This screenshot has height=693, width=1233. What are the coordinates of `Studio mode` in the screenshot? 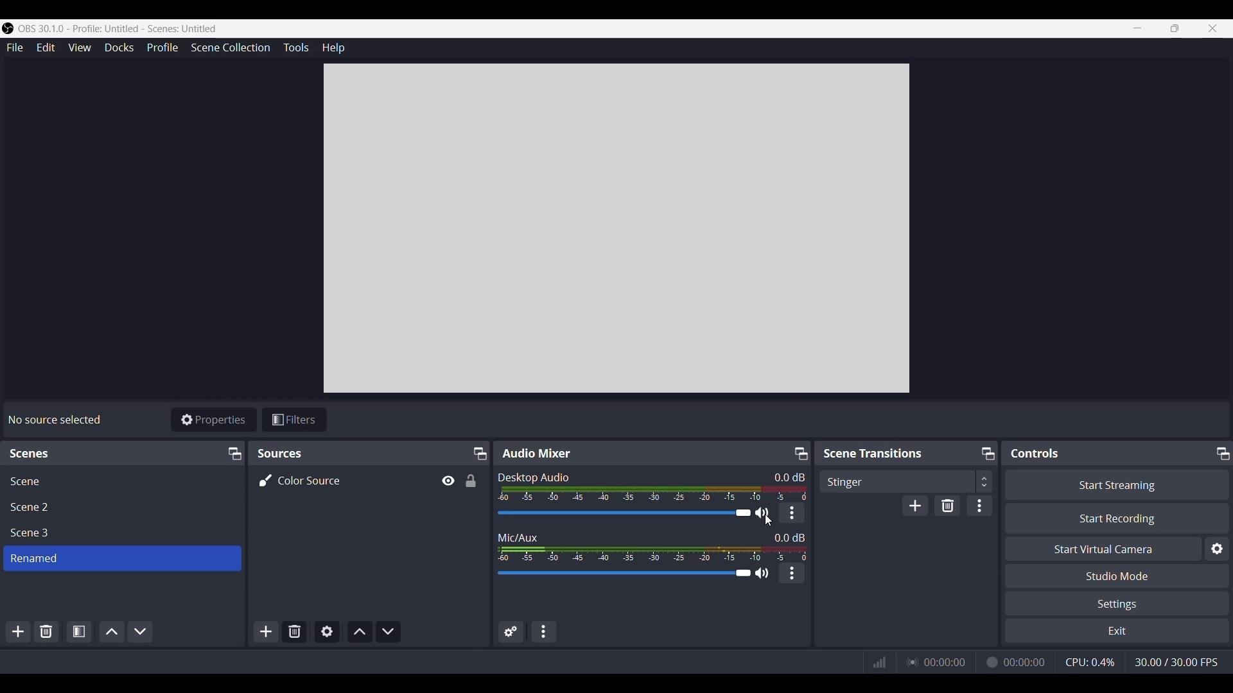 It's located at (1116, 576).